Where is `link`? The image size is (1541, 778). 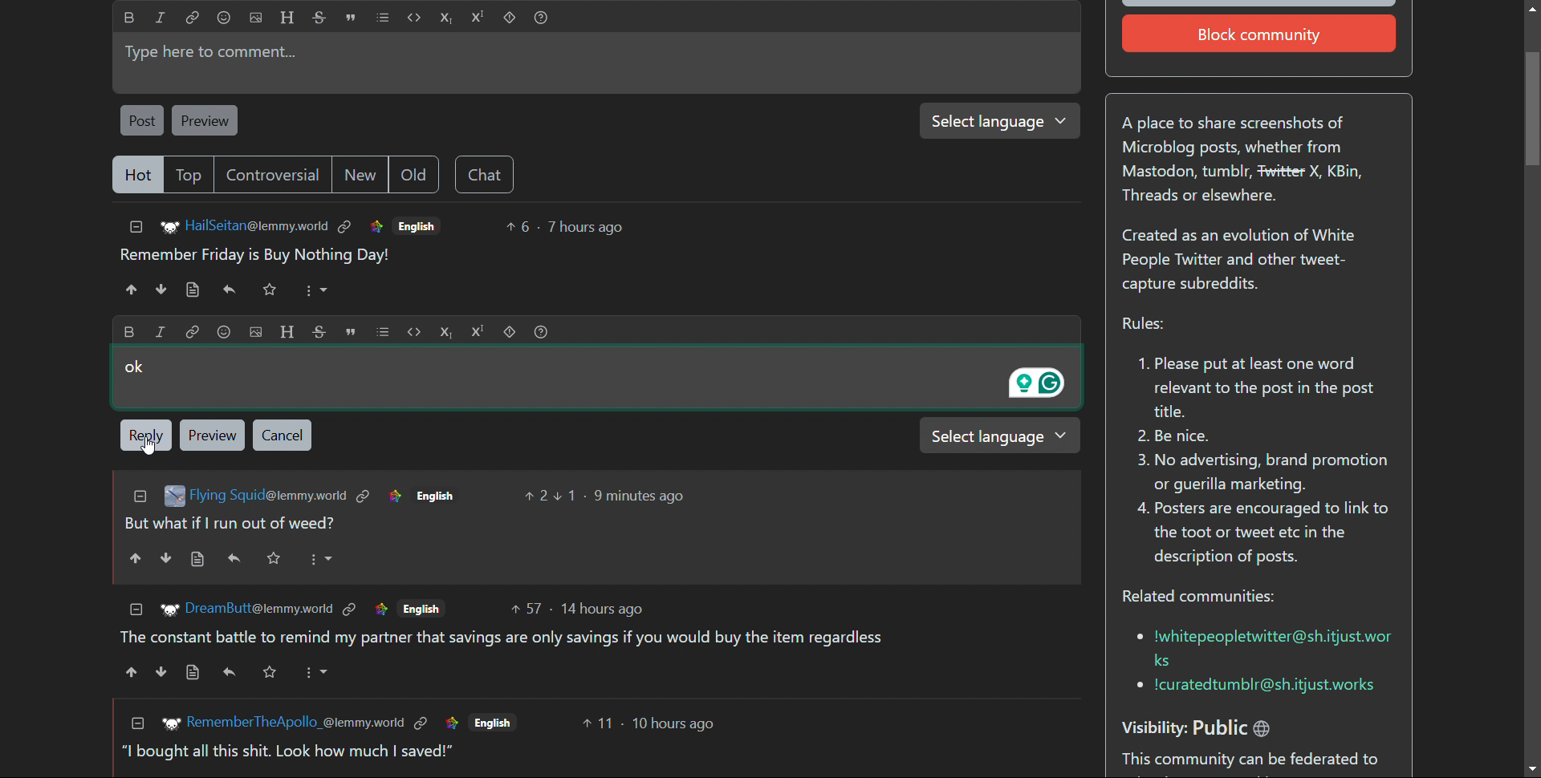 link is located at coordinates (376, 228).